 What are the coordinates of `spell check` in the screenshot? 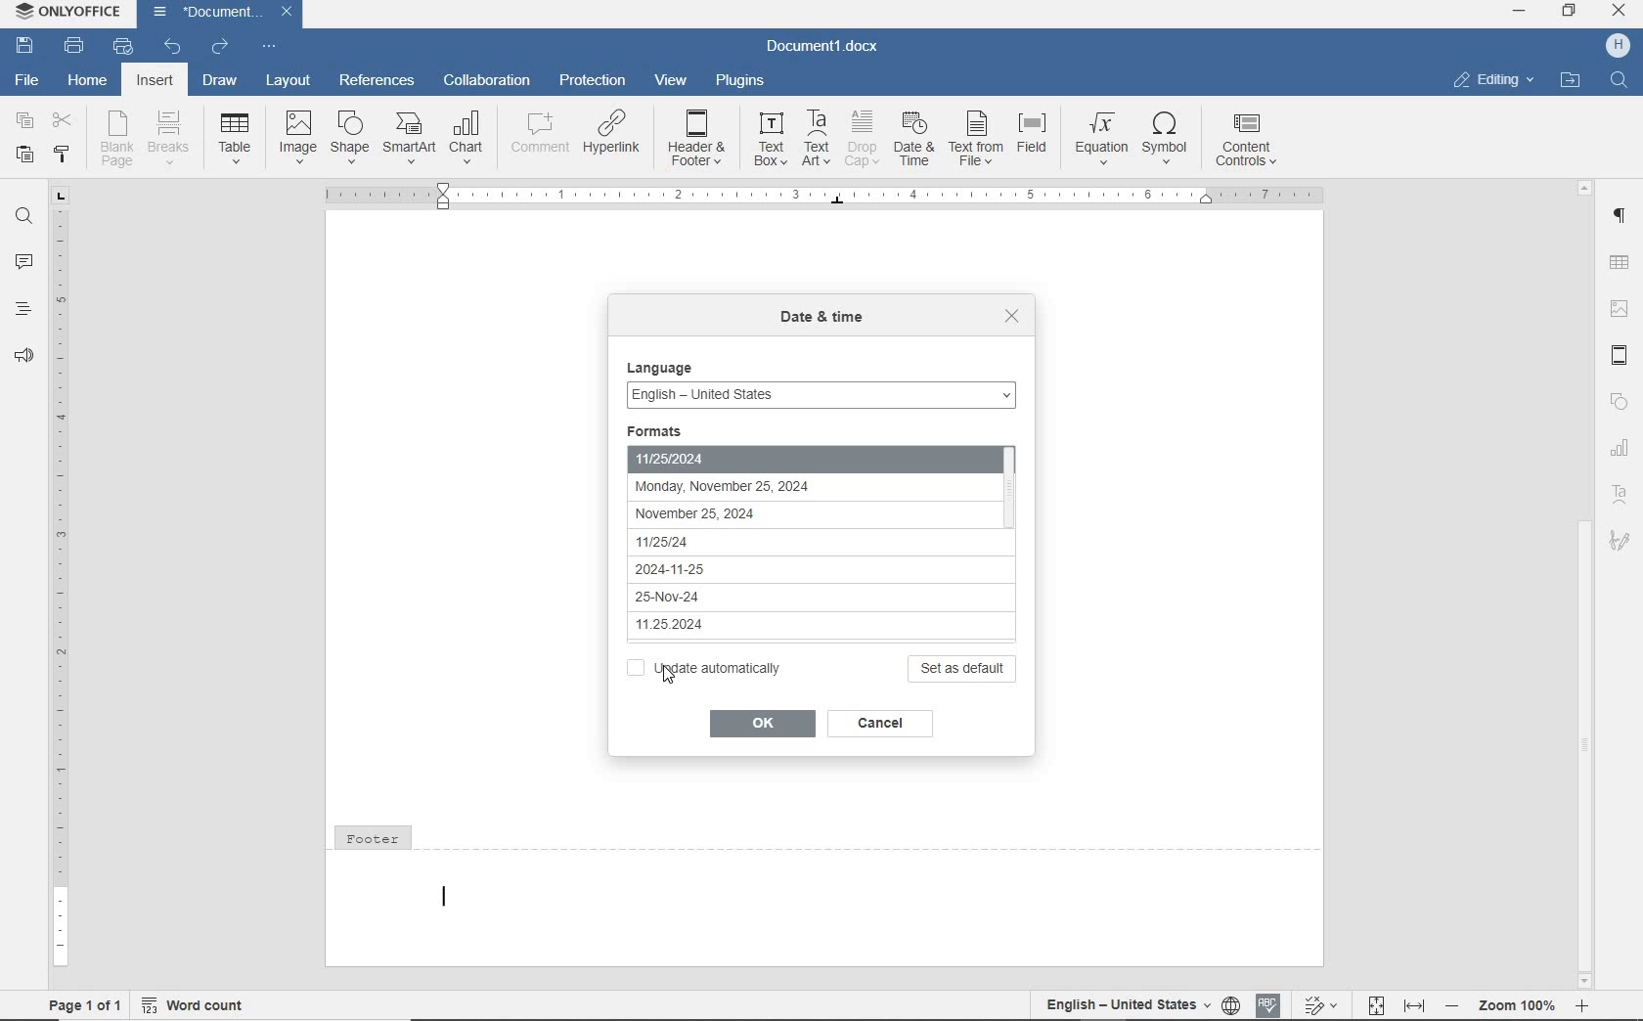 It's located at (1269, 1007).